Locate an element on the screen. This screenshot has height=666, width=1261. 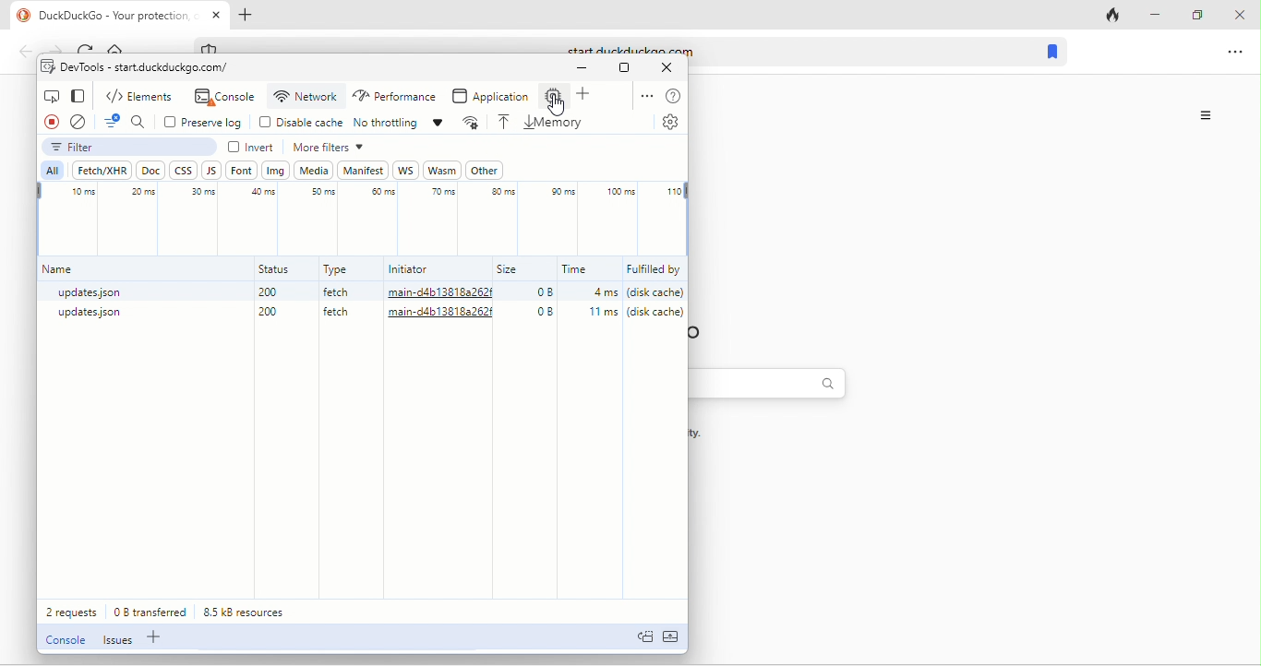
expand is located at coordinates (674, 643).